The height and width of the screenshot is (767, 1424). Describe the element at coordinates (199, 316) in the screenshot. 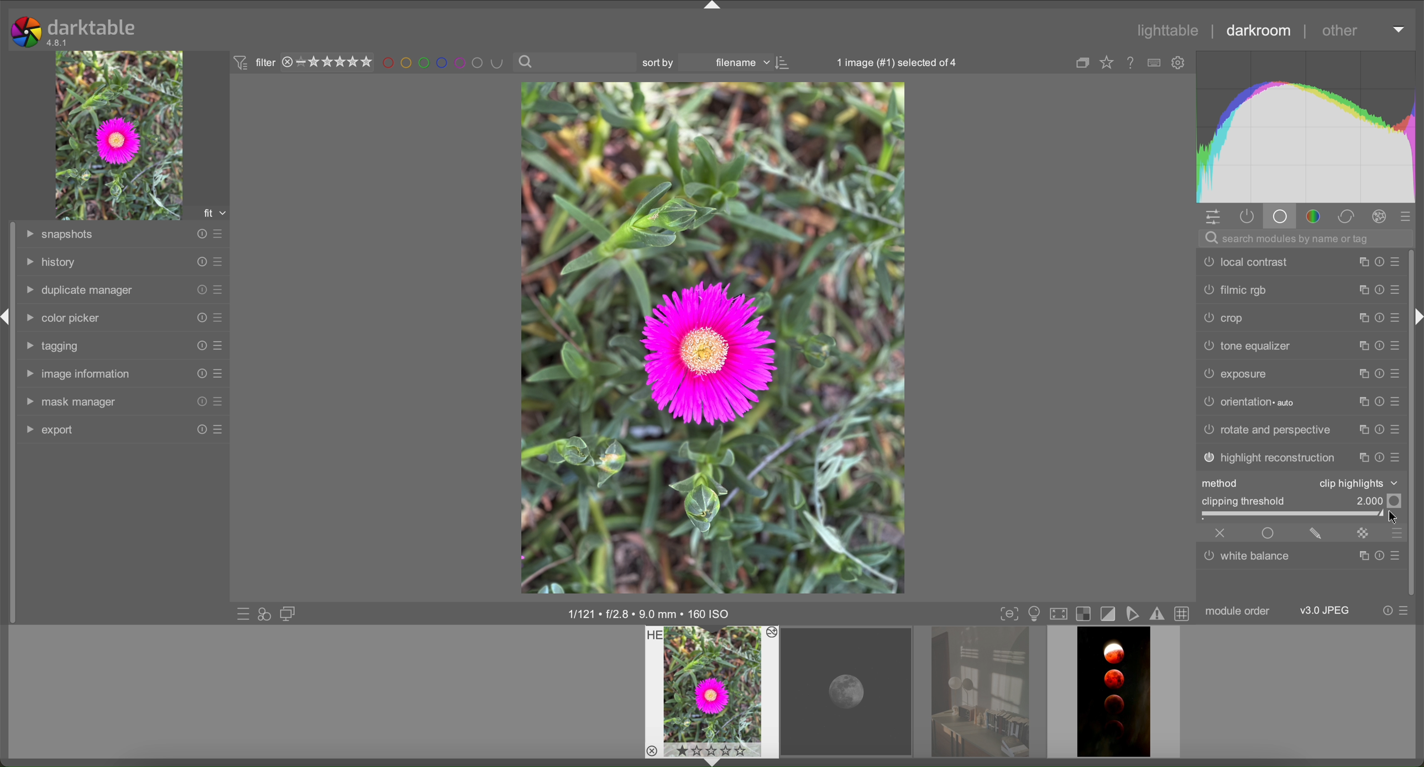

I see `reset presets` at that location.